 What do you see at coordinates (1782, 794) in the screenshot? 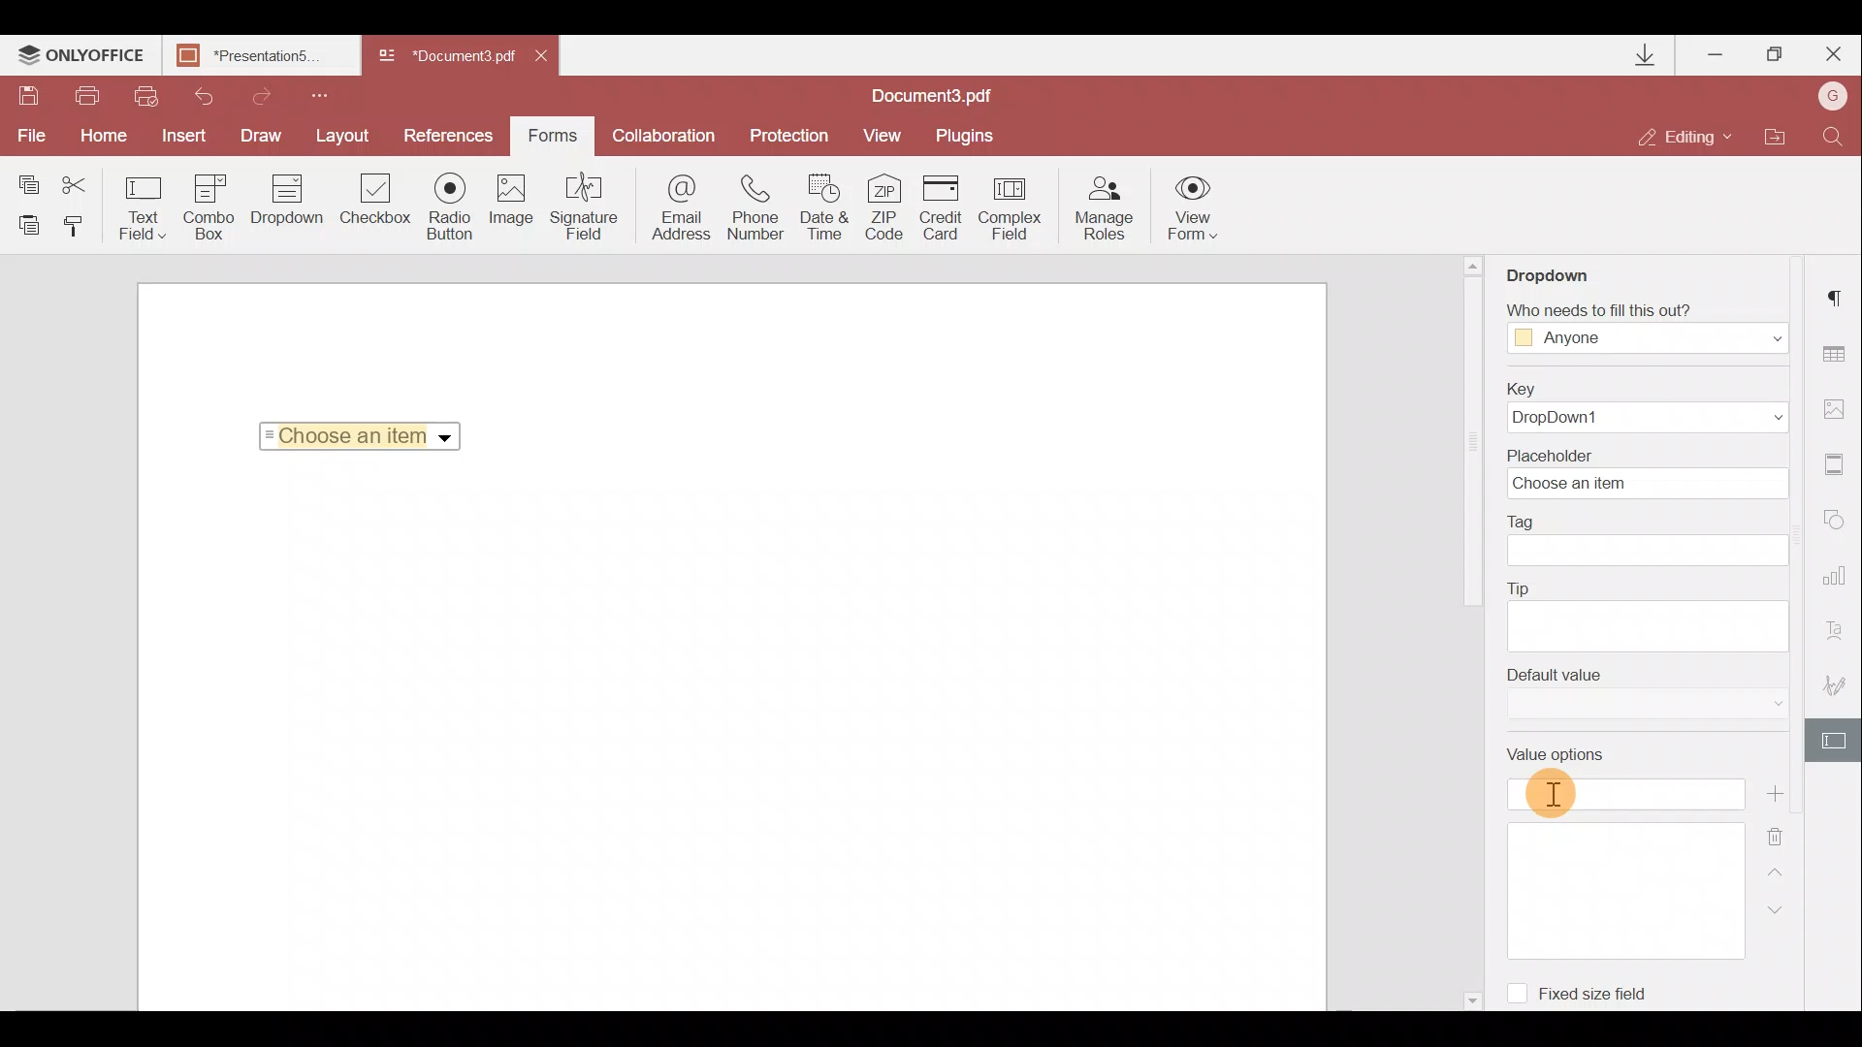
I see `Add new value` at bounding box center [1782, 794].